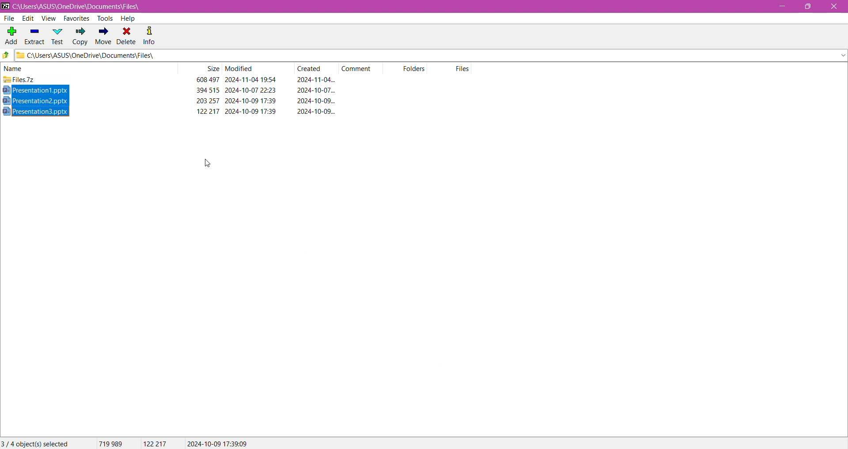 This screenshot has width=848, height=449. I want to click on Modified, so click(240, 69).